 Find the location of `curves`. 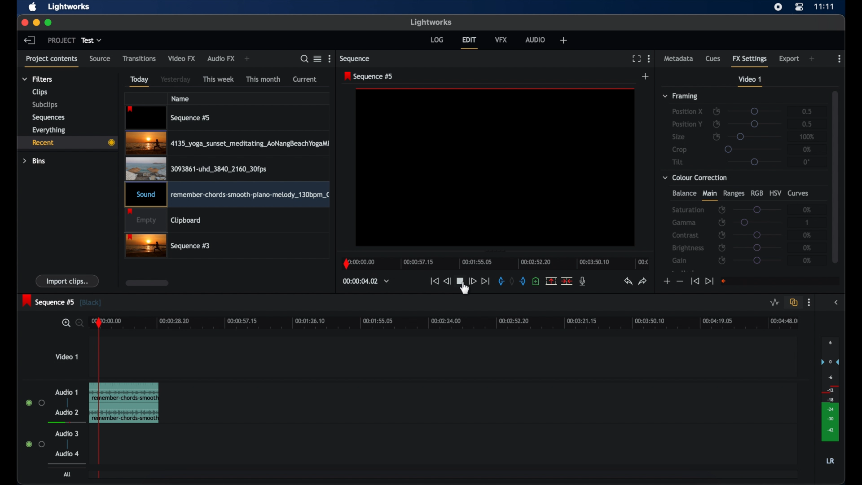

curves is located at coordinates (800, 194).